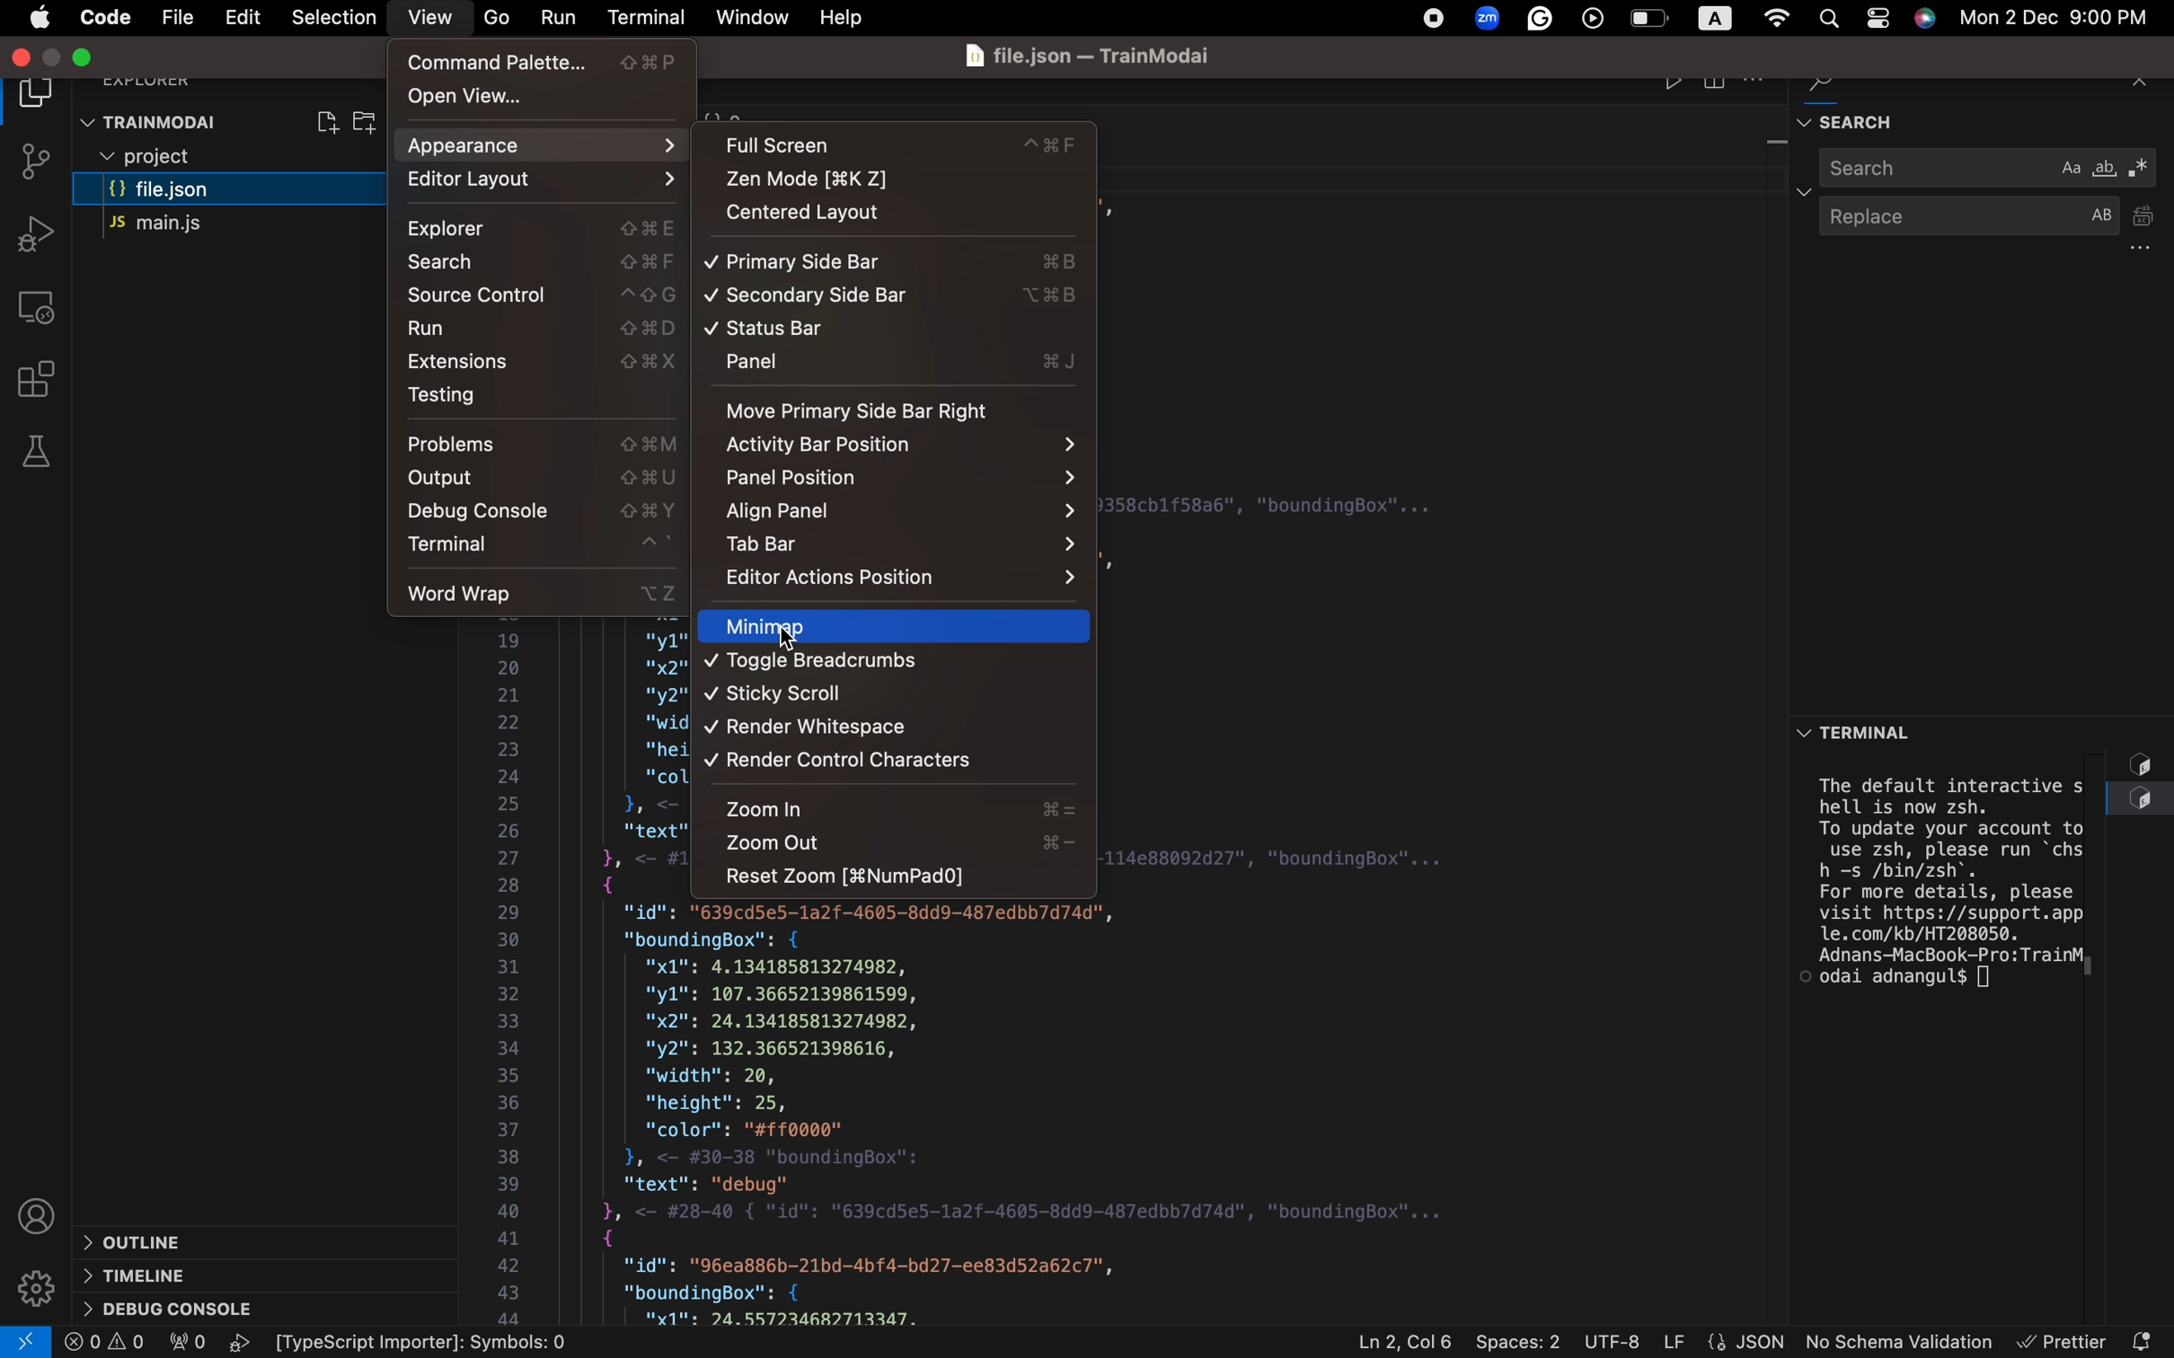  Describe the element at coordinates (1990, 168) in the screenshot. I see `search` at that location.